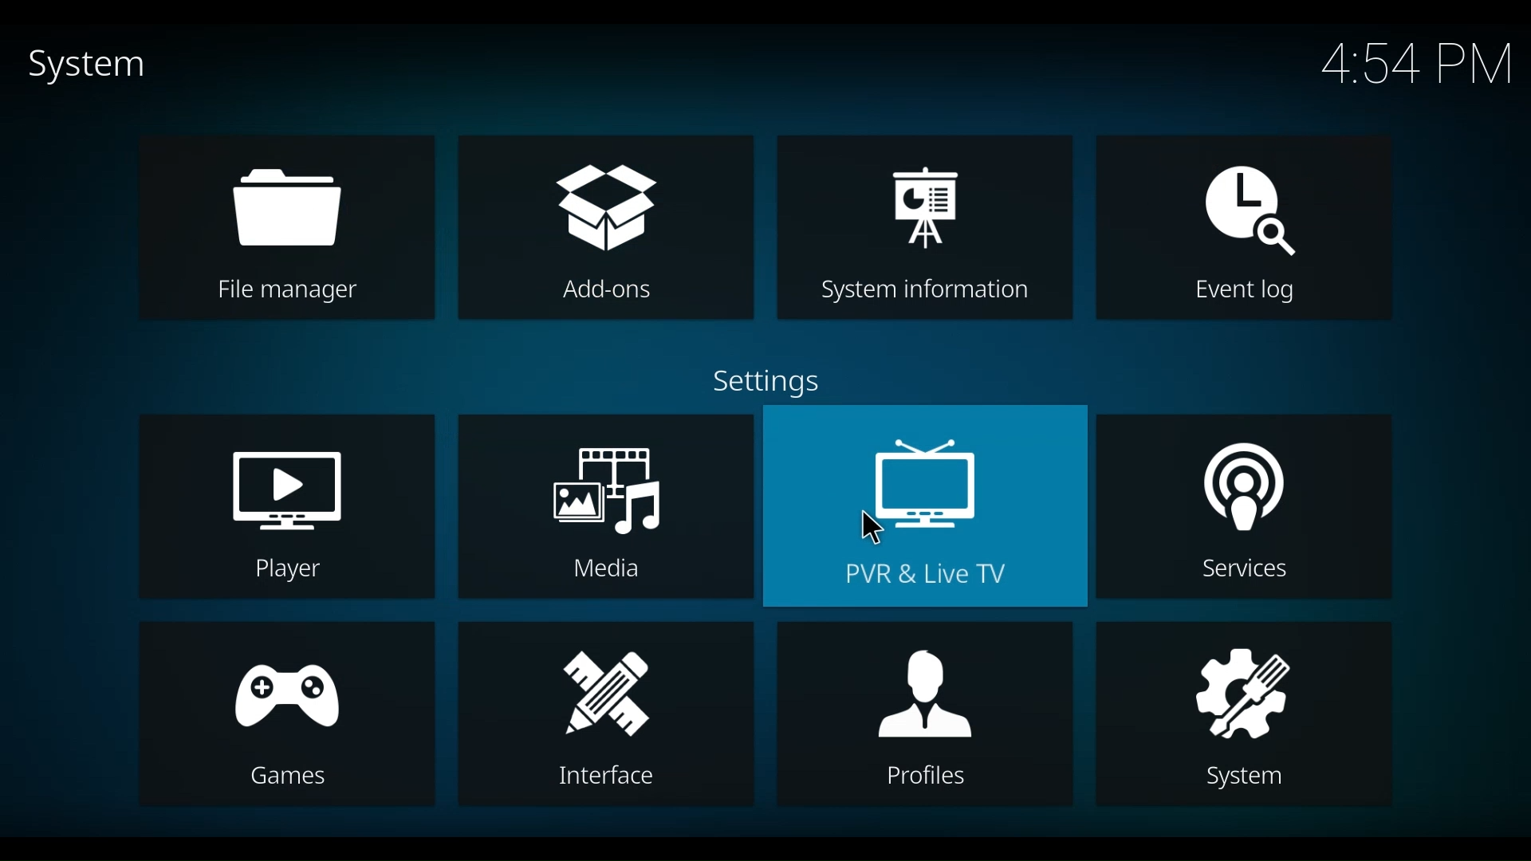 The image size is (1531, 861). I want to click on System, so click(1245, 714).